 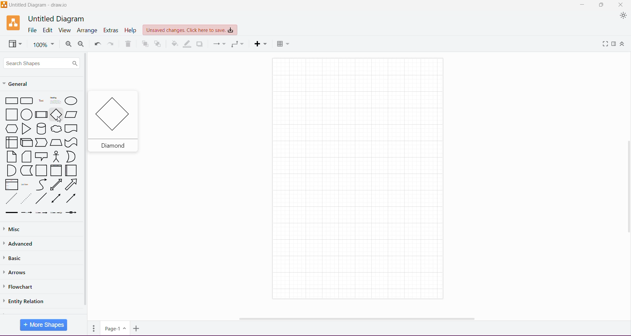 What do you see at coordinates (88, 31) in the screenshot?
I see `Arrange` at bounding box center [88, 31].